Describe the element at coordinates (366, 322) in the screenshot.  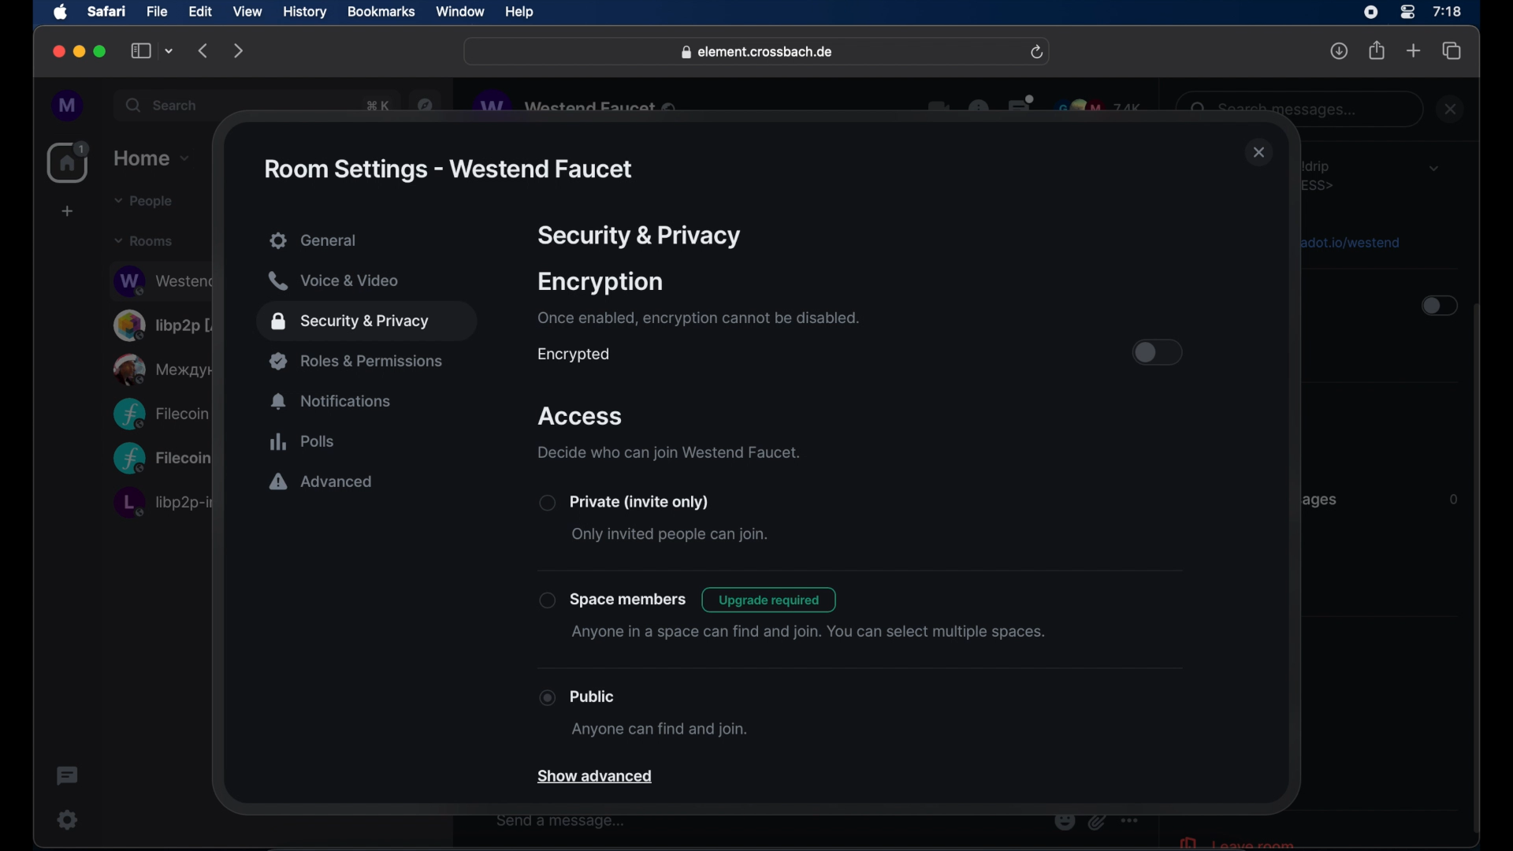
I see `security and privacy highlighted` at that location.